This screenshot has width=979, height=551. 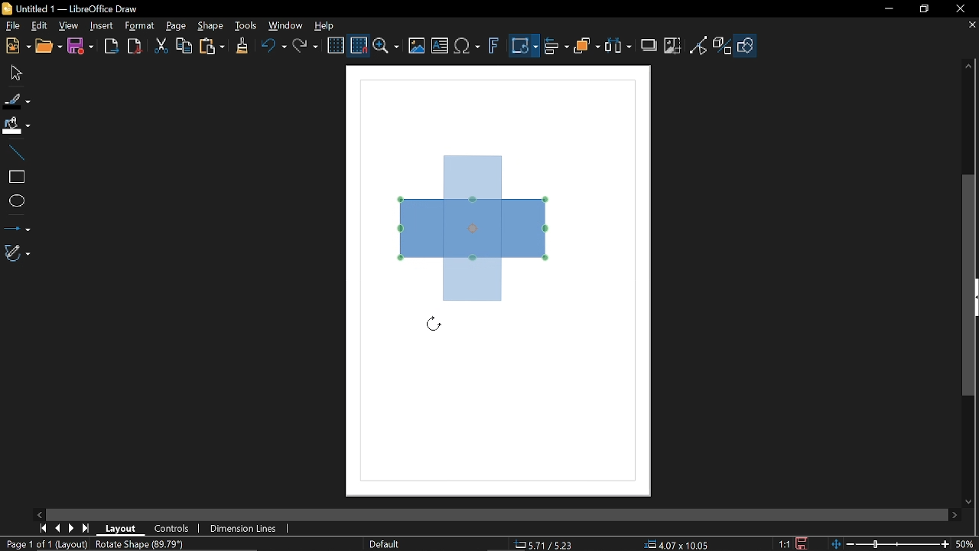 What do you see at coordinates (18, 253) in the screenshot?
I see `Curves and polygons` at bounding box center [18, 253].